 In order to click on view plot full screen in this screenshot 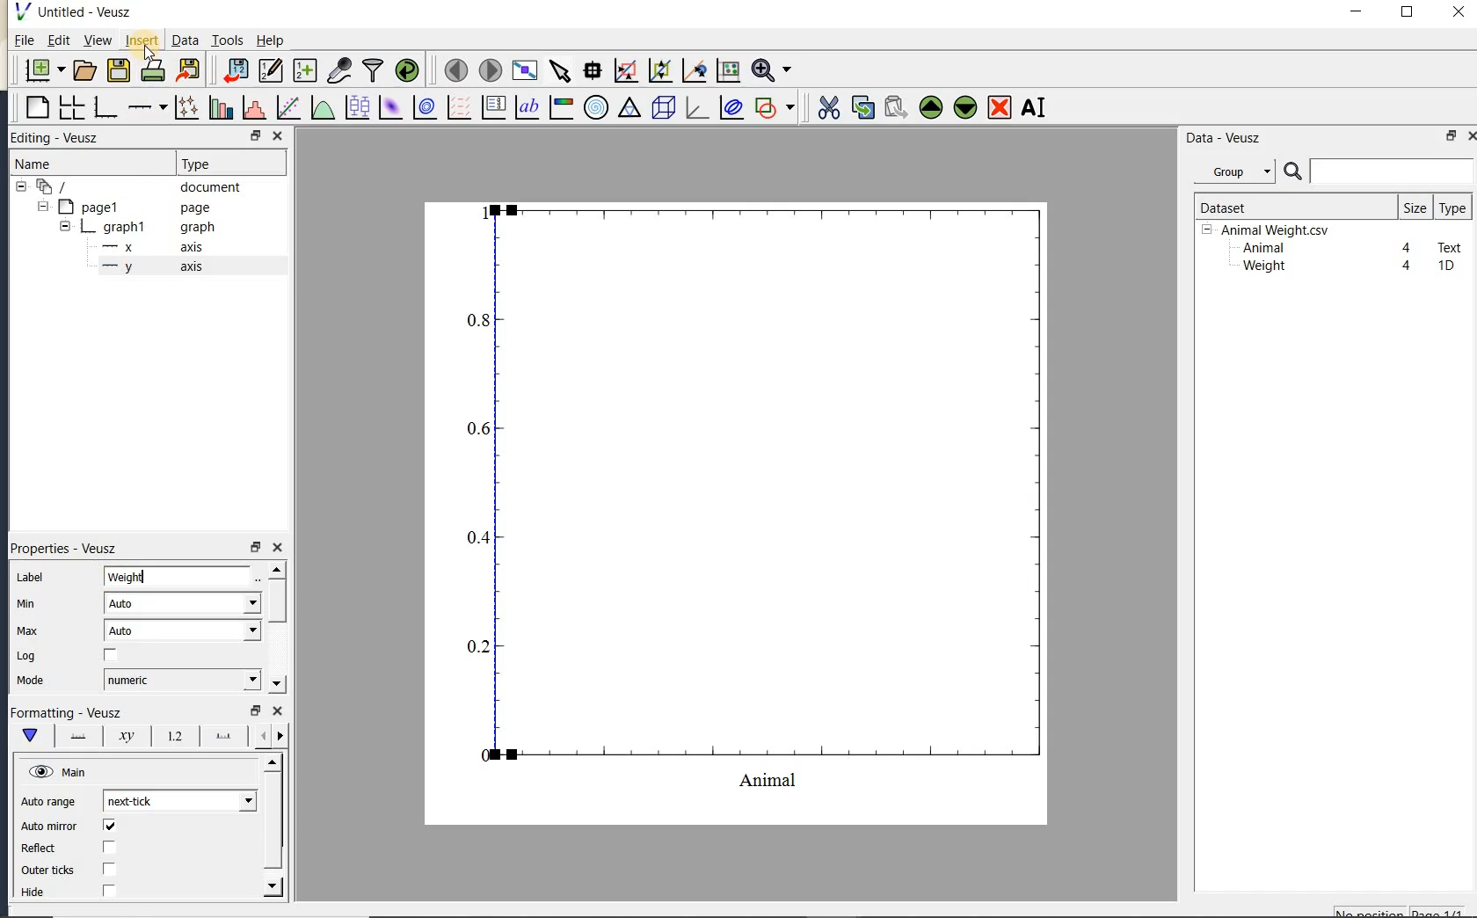, I will do `click(524, 71)`.